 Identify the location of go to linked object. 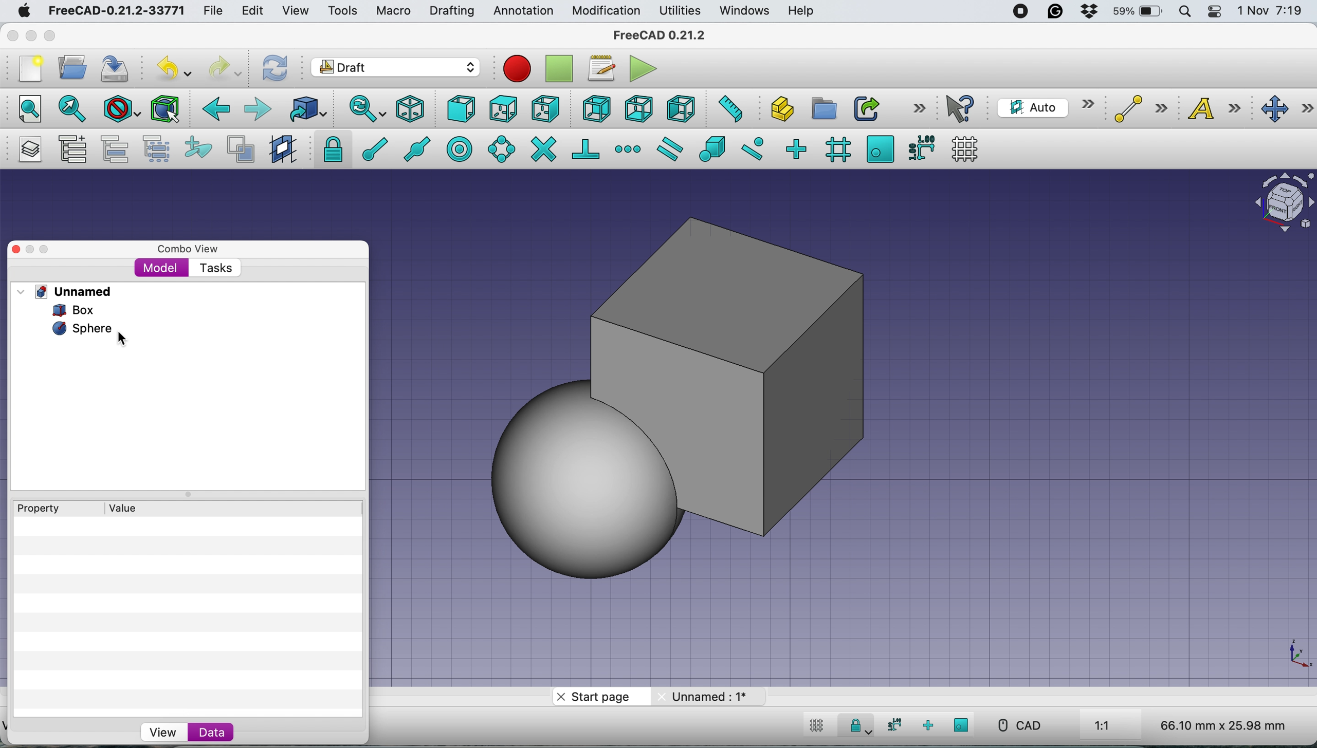
(307, 109).